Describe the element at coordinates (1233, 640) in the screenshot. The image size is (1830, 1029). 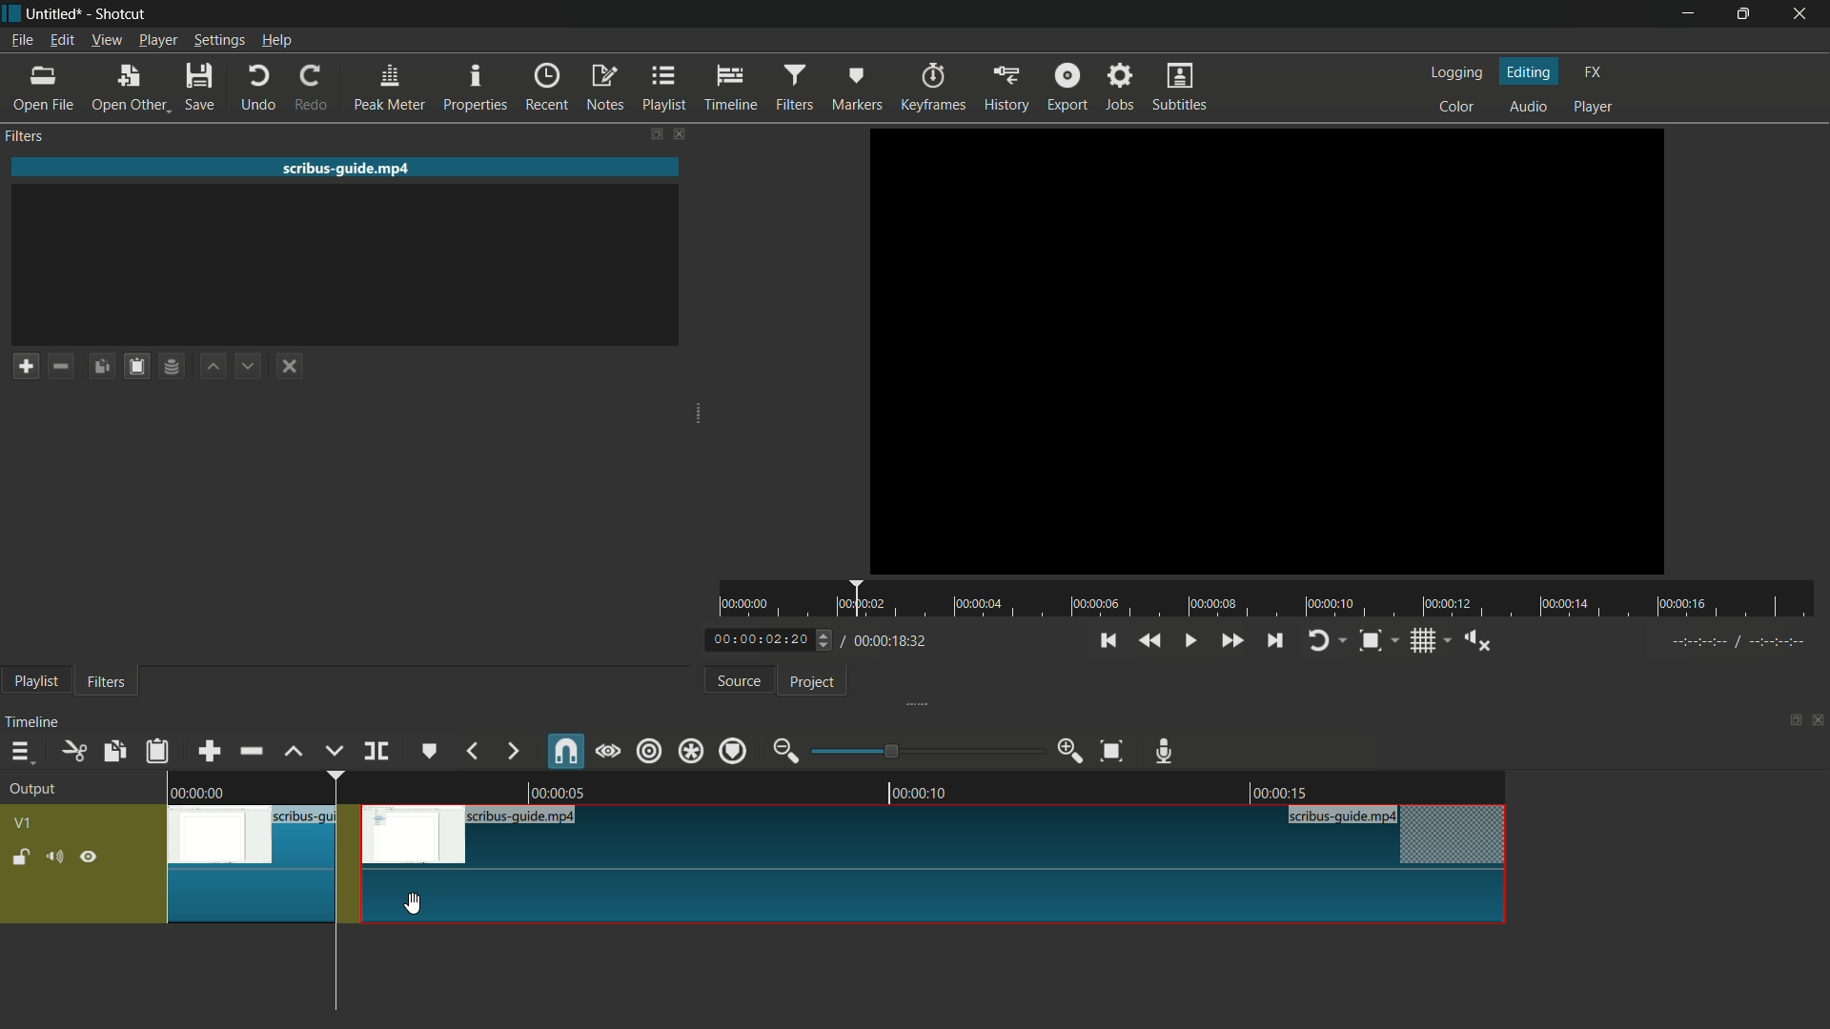
I see `quickly play forward` at that location.